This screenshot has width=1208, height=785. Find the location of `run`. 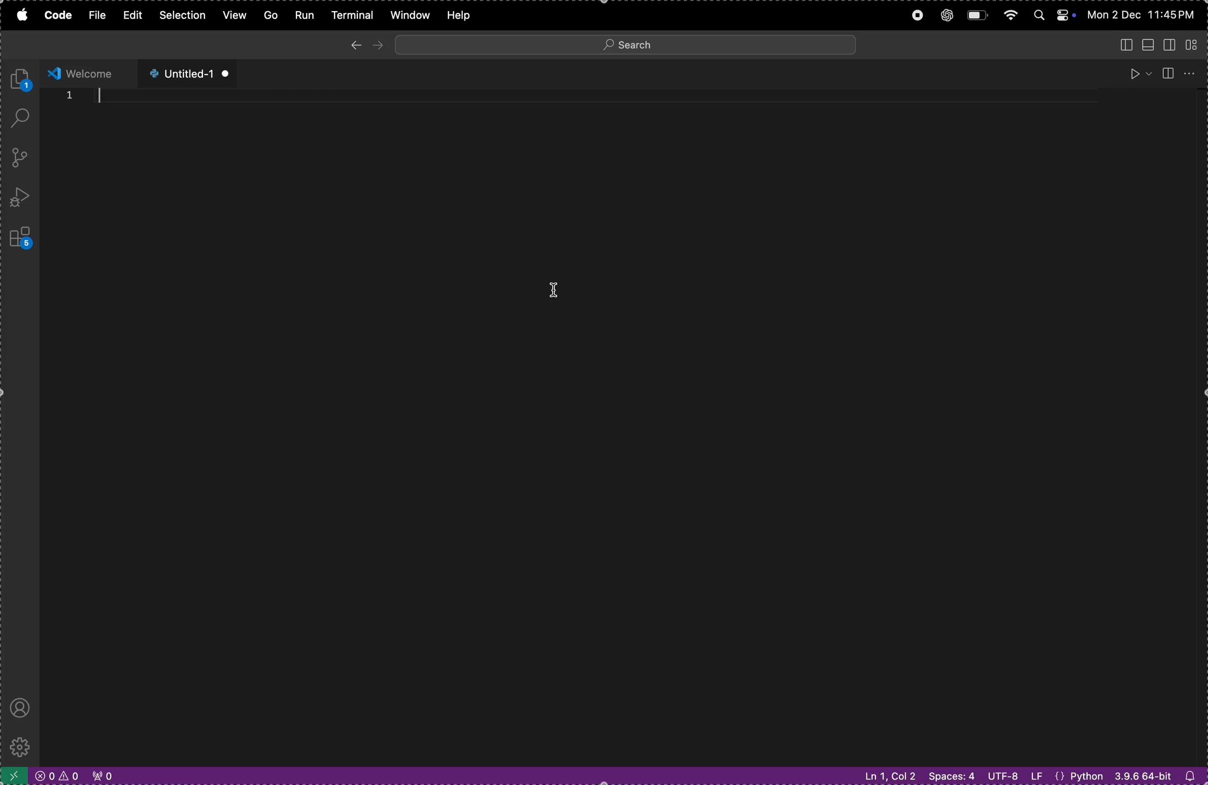

run is located at coordinates (303, 16).